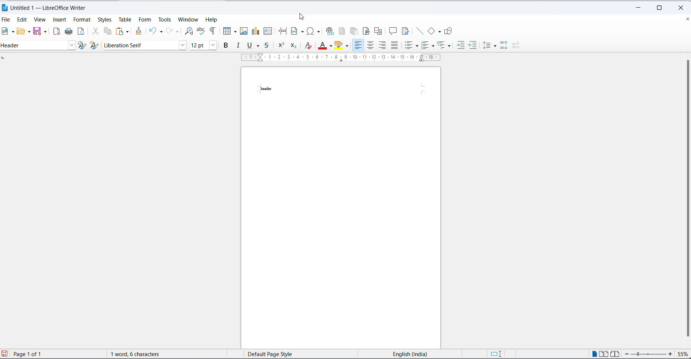  Describe the element at coordinates (497, 354) in the screenshot. I see `standard selection` at that location.